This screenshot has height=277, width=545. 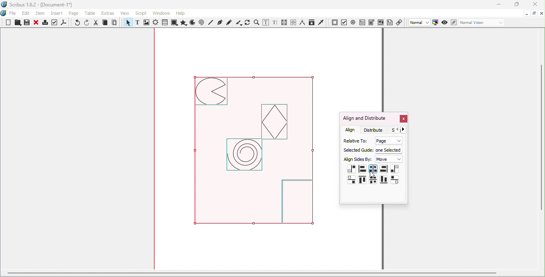 I want to click on Print, so click(x=45, y=24).